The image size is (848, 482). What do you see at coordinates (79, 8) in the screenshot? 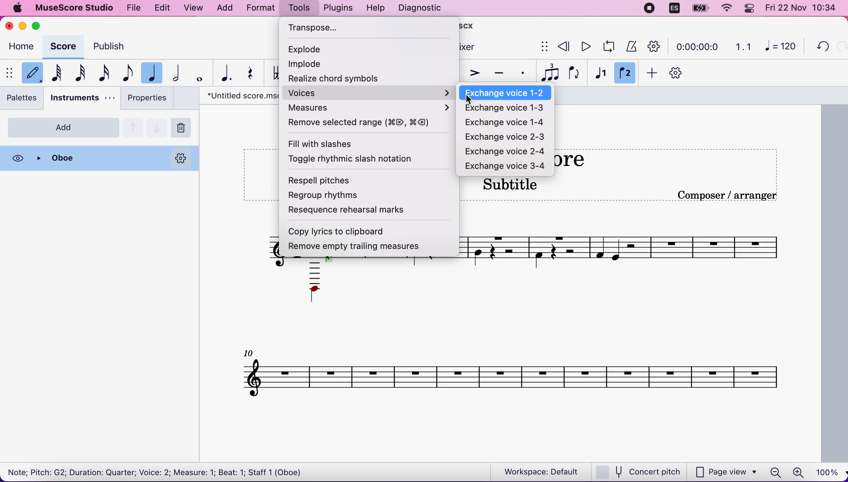
I see `musescore studio` at bounding box center [79, 8].